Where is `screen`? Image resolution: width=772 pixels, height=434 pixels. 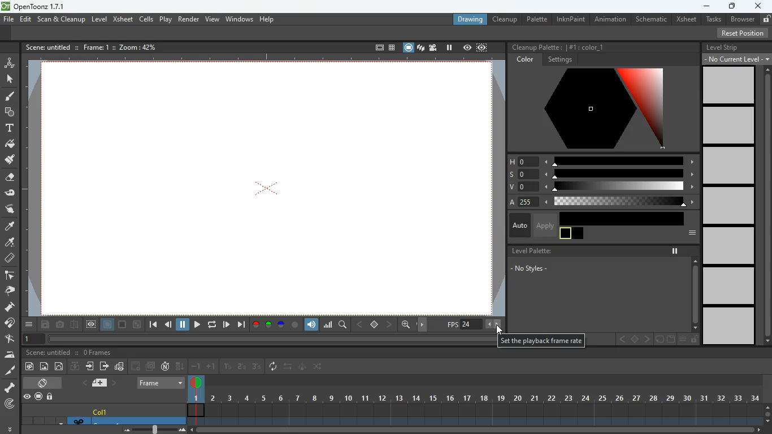 screen is located at coordinates (266, 188).